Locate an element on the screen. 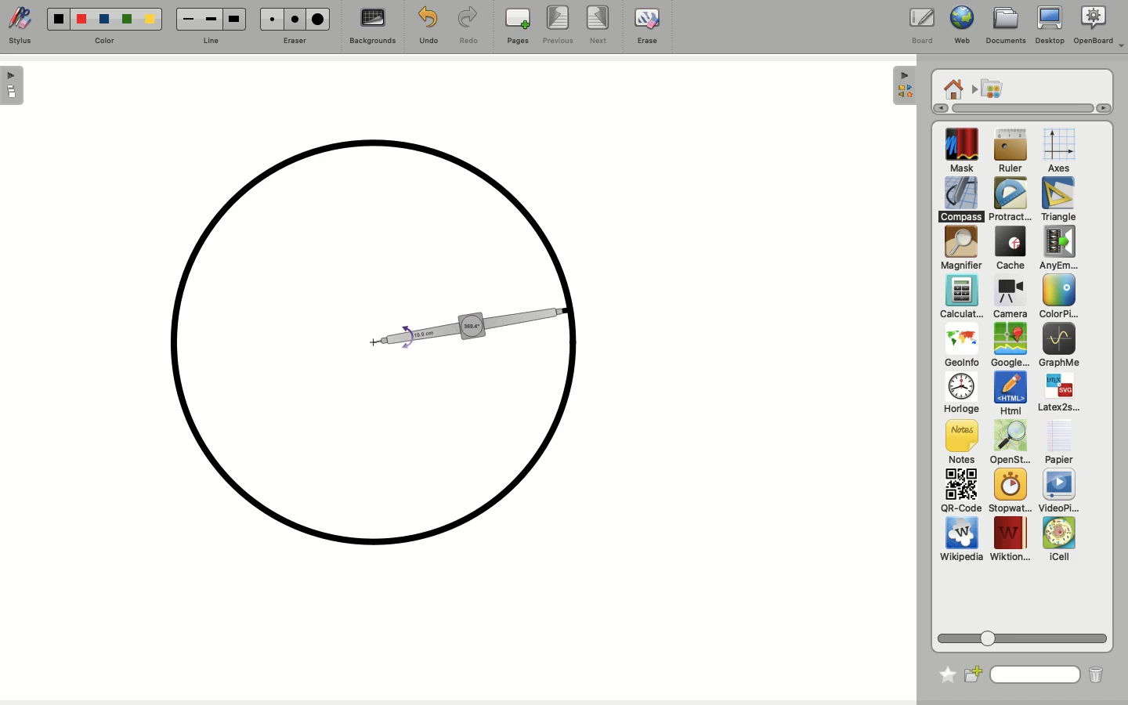  Applications is located at coordinates (992, 89).